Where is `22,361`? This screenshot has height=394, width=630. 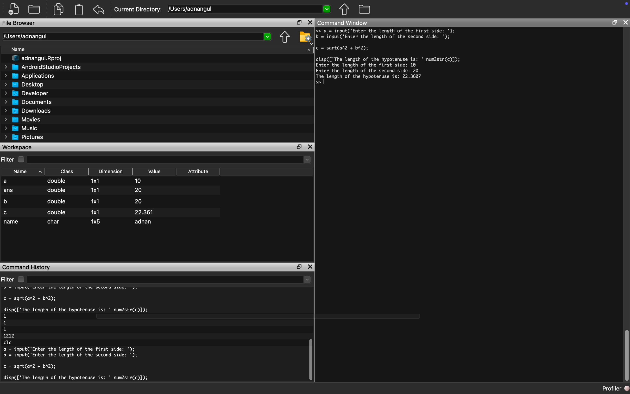
22,361 is located at coordinates (152, 212).